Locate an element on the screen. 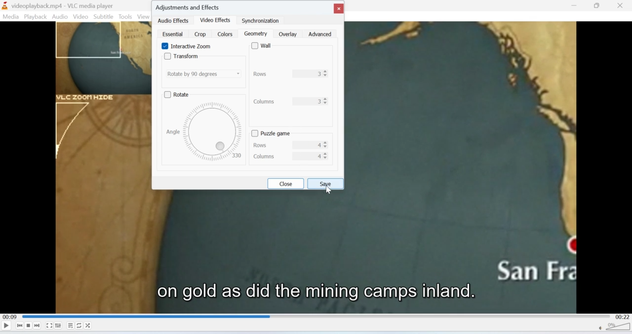 This screenshot has width=632, height=334. 00:09 is located at coordinates (9, 317).